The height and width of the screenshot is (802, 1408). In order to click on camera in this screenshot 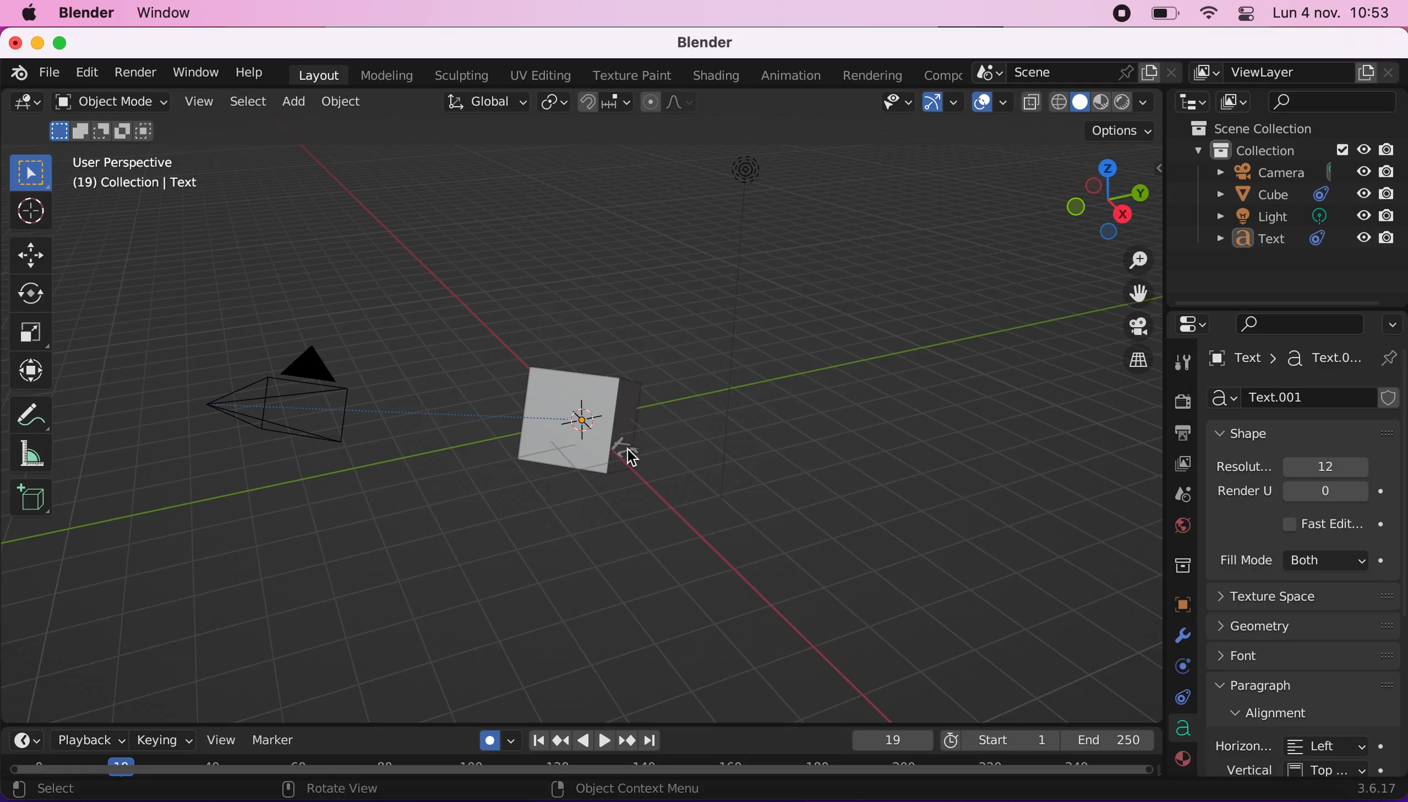, I will do `click(1296, 174)`.